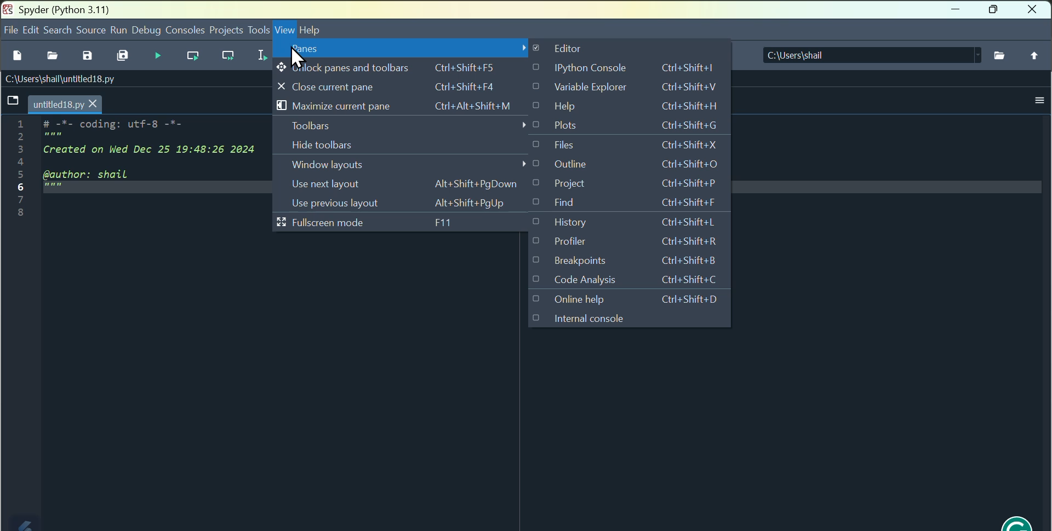 The image size is (1052, 531). I want to click on Open file, so click(51, 55).